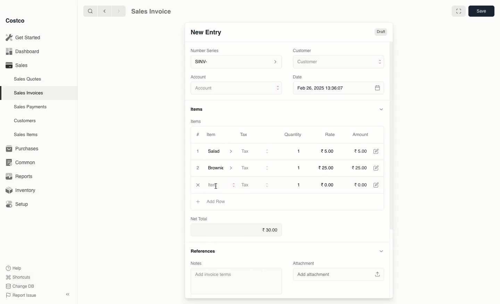  I want to click on Sales Items, so click(27, 135).